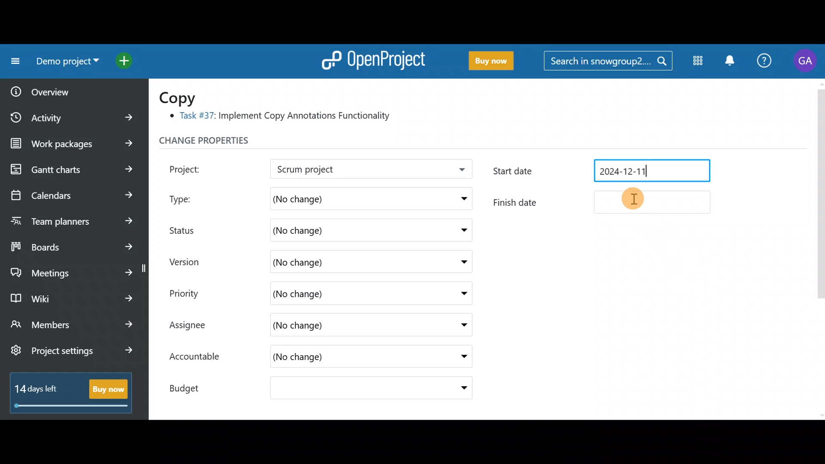  What do you see at coordinates (805, 61) in the screenshot?
I see `Account name` at bounding box center [805, 61].